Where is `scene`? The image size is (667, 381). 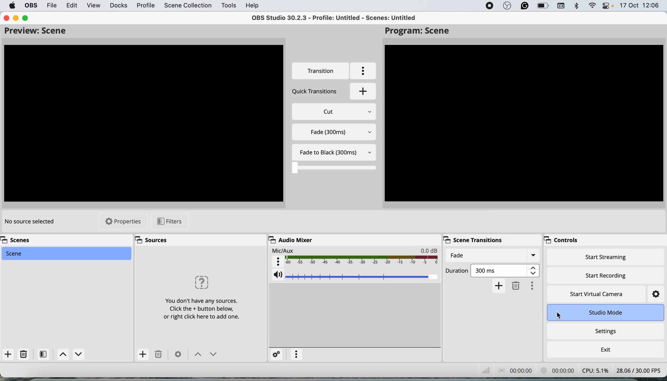
scene is located at coordinates (65, 253).